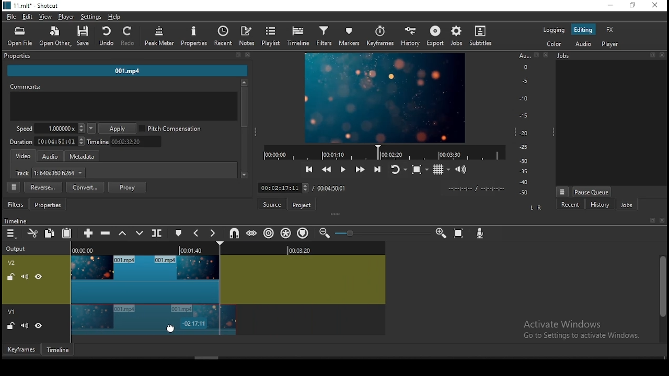  What do you see at coordinates (50, 157) in the screenshot?
I see `audio` at bounding box center [50, 157].